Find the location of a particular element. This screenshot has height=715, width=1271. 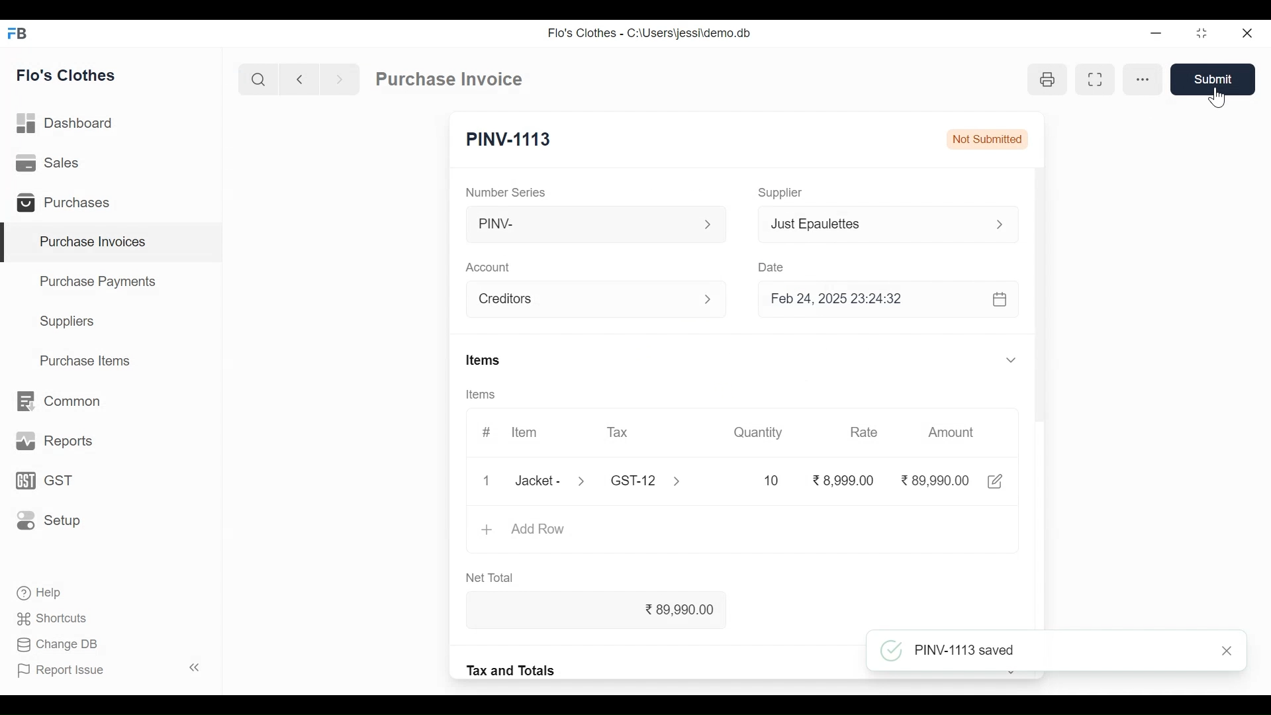

Sales is located at coordinates (54, 164).